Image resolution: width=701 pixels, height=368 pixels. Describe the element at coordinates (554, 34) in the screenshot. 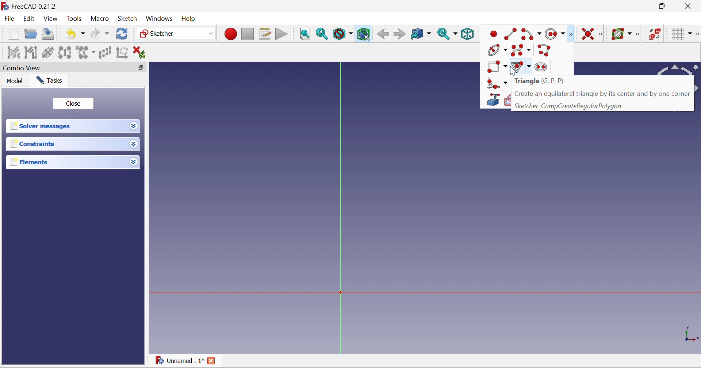

I see `Create circle` at that location.